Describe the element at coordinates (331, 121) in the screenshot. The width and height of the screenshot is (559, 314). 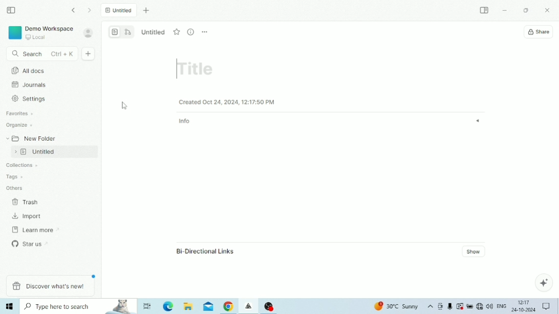
I see `Info` at that location.